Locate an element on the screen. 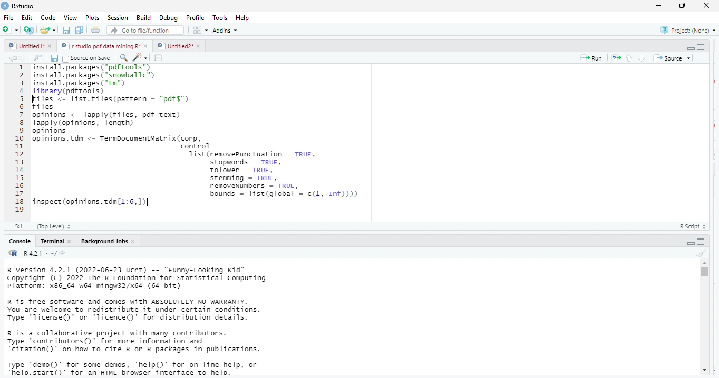 The image size is (719, 378). go to file /function is located at coordinates (143, 29).